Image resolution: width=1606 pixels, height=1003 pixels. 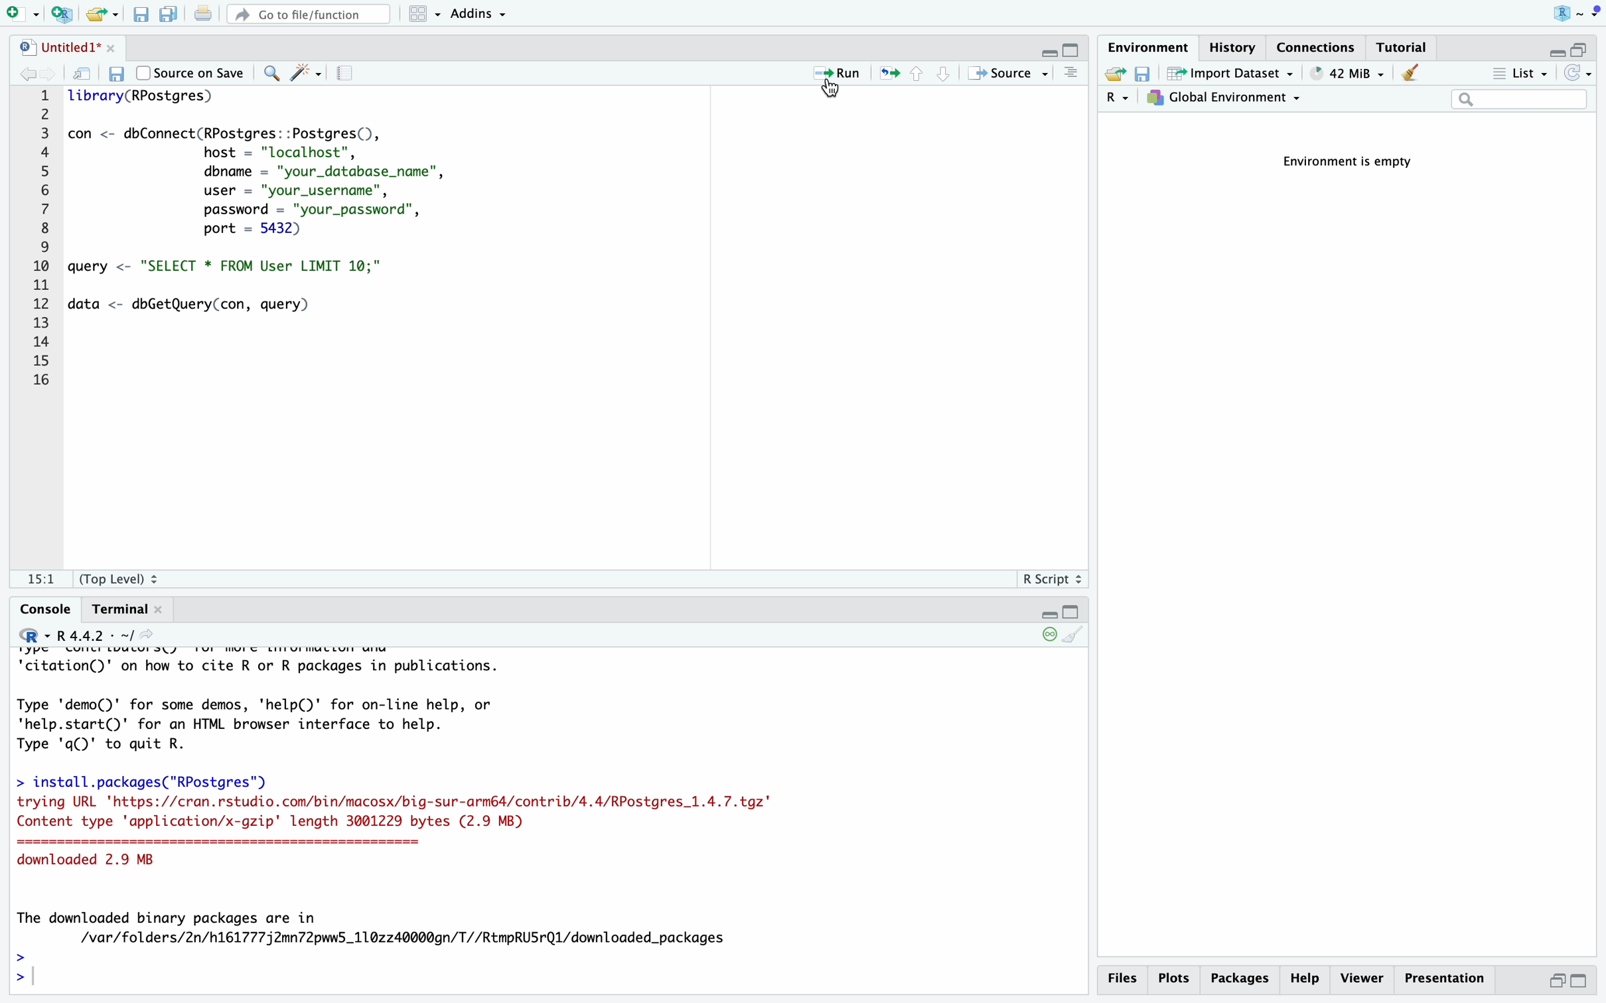 What do you see at coordinates (193, 72) in the screenshot?
I see `source on save` at bounding box center [193, 72].